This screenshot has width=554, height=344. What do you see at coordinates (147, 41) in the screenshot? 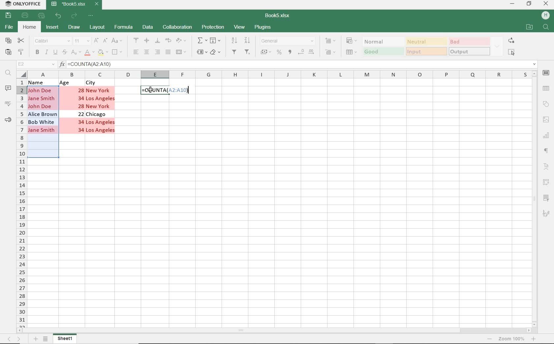
I see `ALIGN MIDDLE` at bounding box center [147, 41].